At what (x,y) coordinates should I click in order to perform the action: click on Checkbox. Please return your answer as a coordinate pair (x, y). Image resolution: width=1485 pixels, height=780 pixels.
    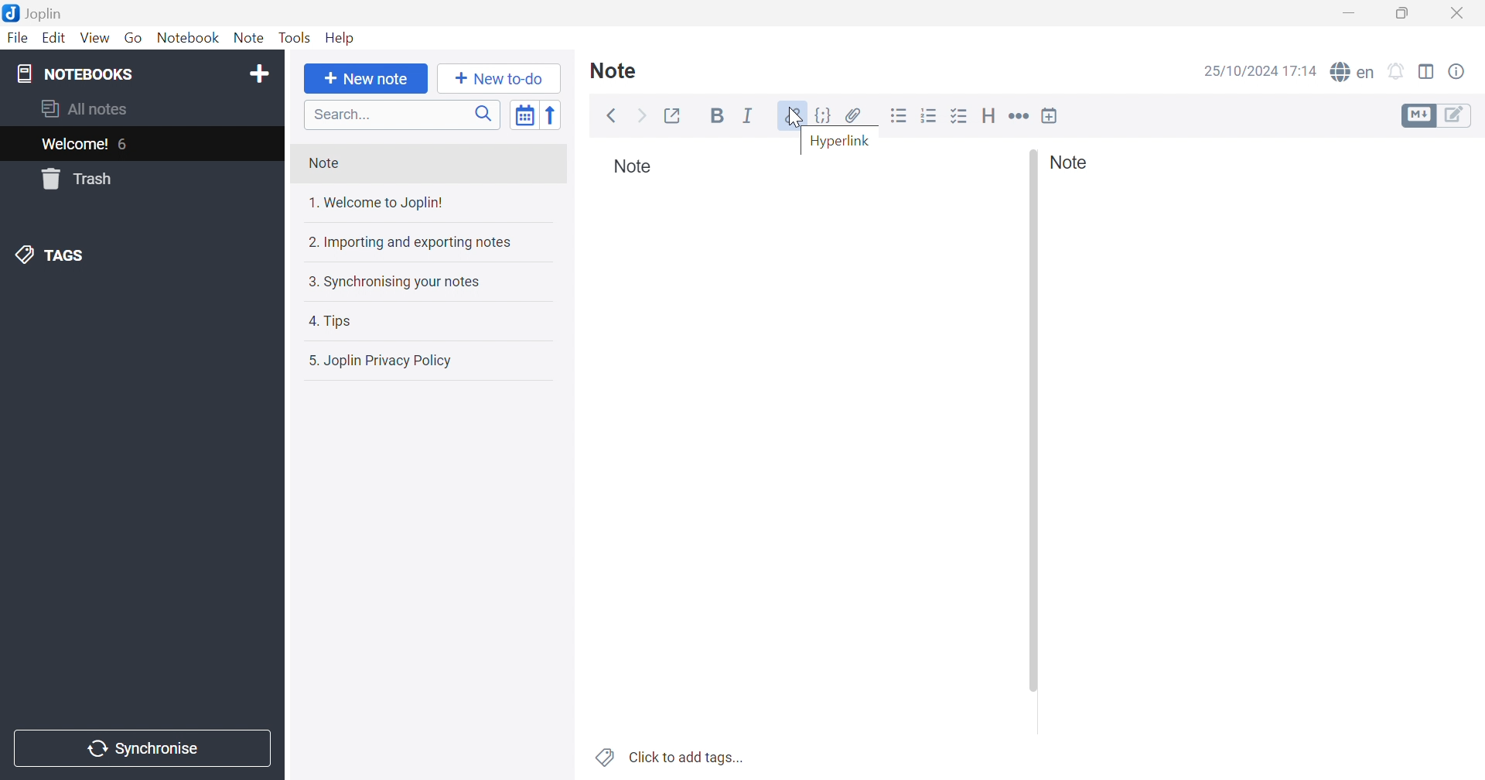
    Looking at the image, I should click on (960, 115).